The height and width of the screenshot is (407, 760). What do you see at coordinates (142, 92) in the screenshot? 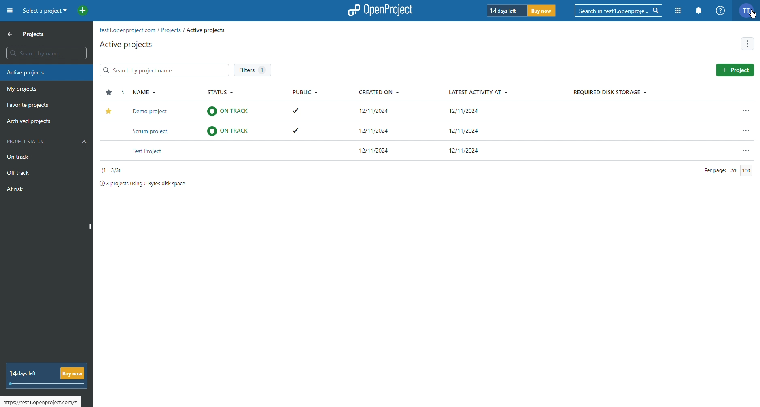
I see `Name` at bounding box center [142, 92].